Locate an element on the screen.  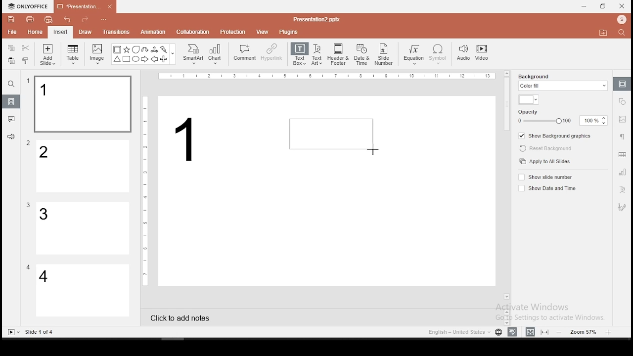
paste is located at coordinates (10, 61).